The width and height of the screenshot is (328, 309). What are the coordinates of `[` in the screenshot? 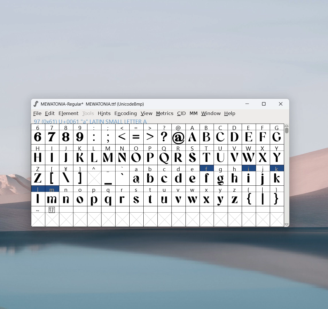 It's located at (52, 175).